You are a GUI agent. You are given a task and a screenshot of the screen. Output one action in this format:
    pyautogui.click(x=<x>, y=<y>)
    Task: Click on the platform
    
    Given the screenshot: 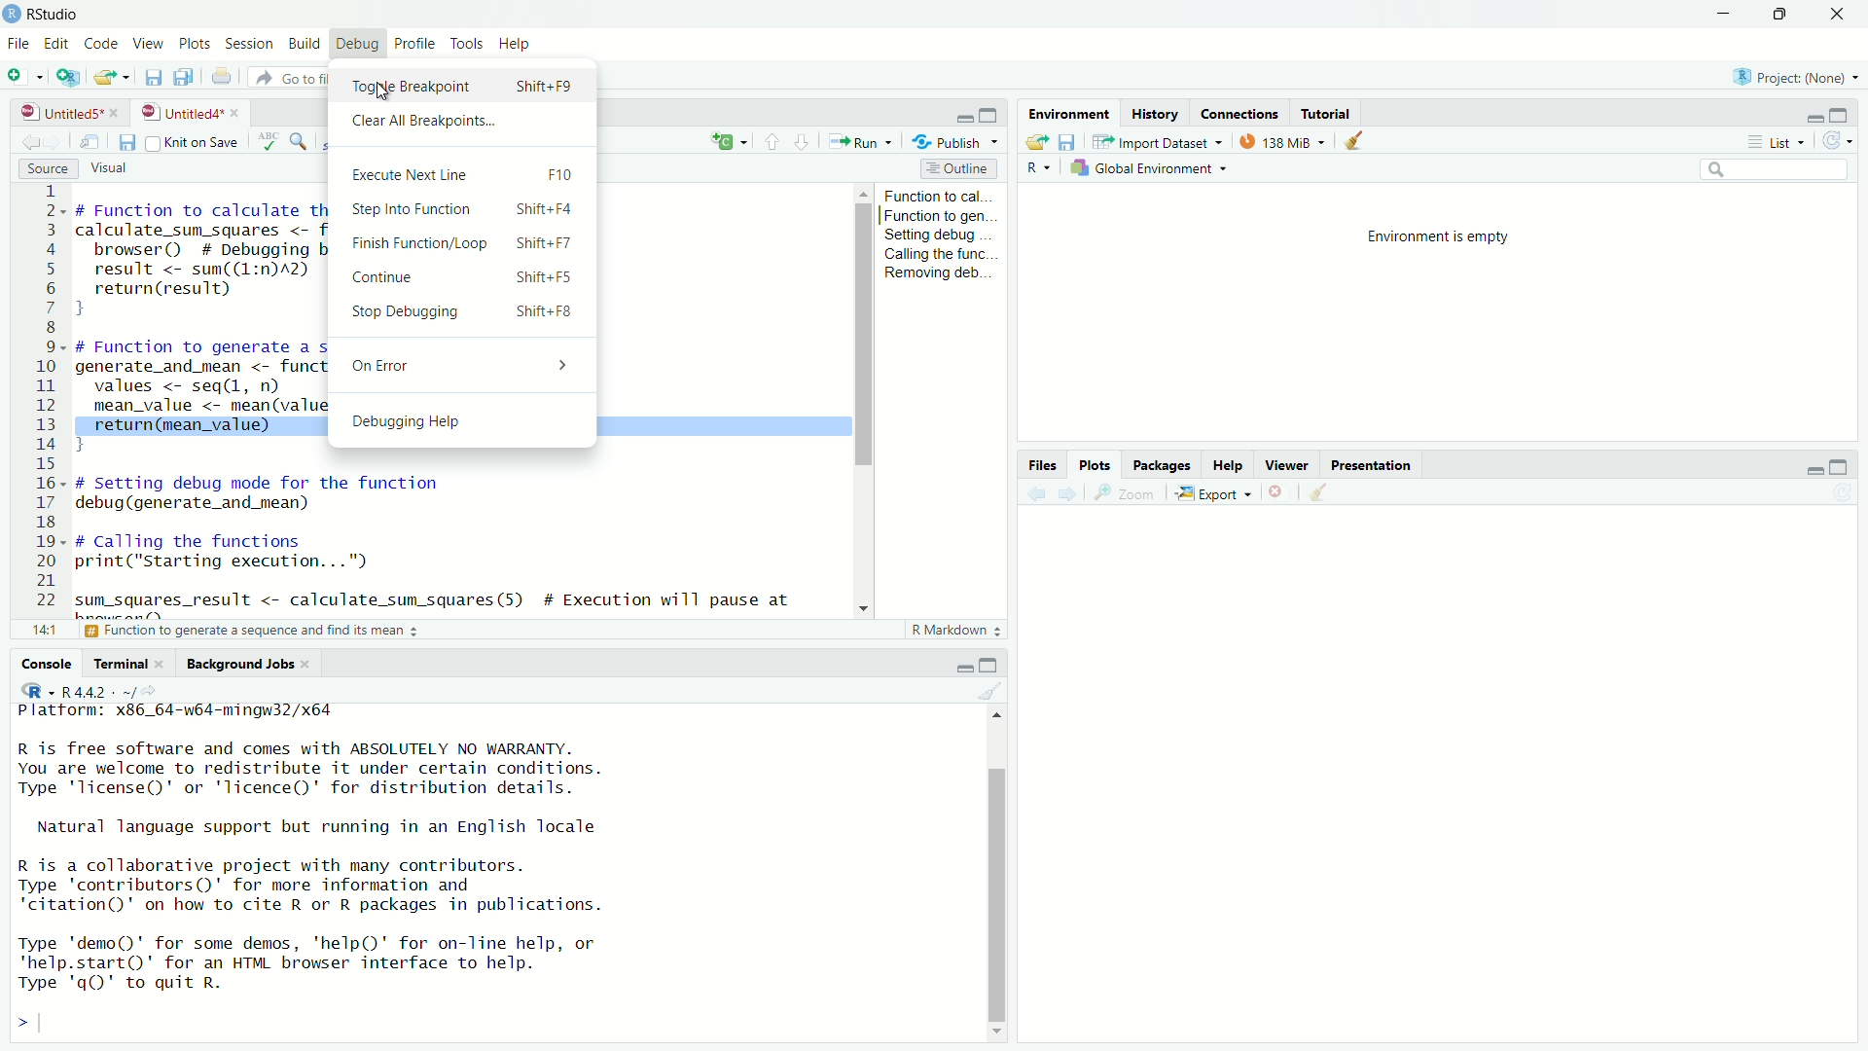 What is the action you would take?
    pyautogui.click(x=175, y=714)
    